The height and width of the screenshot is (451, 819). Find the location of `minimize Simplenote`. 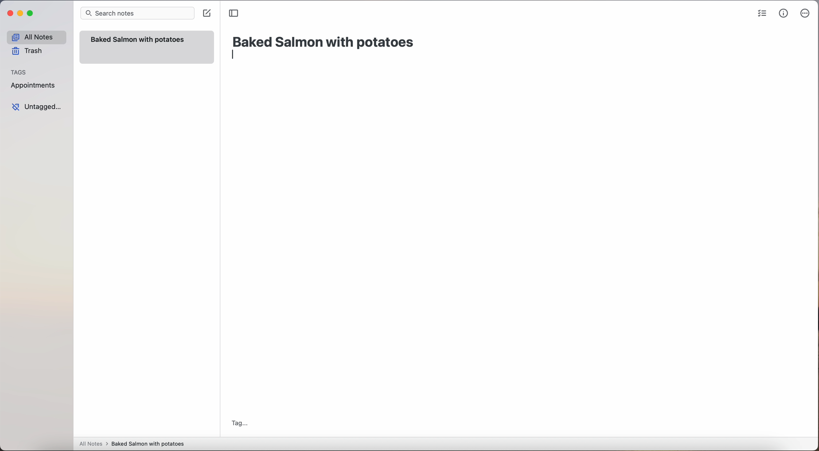

minimize Simplenote is located at coordinates (20, 14).